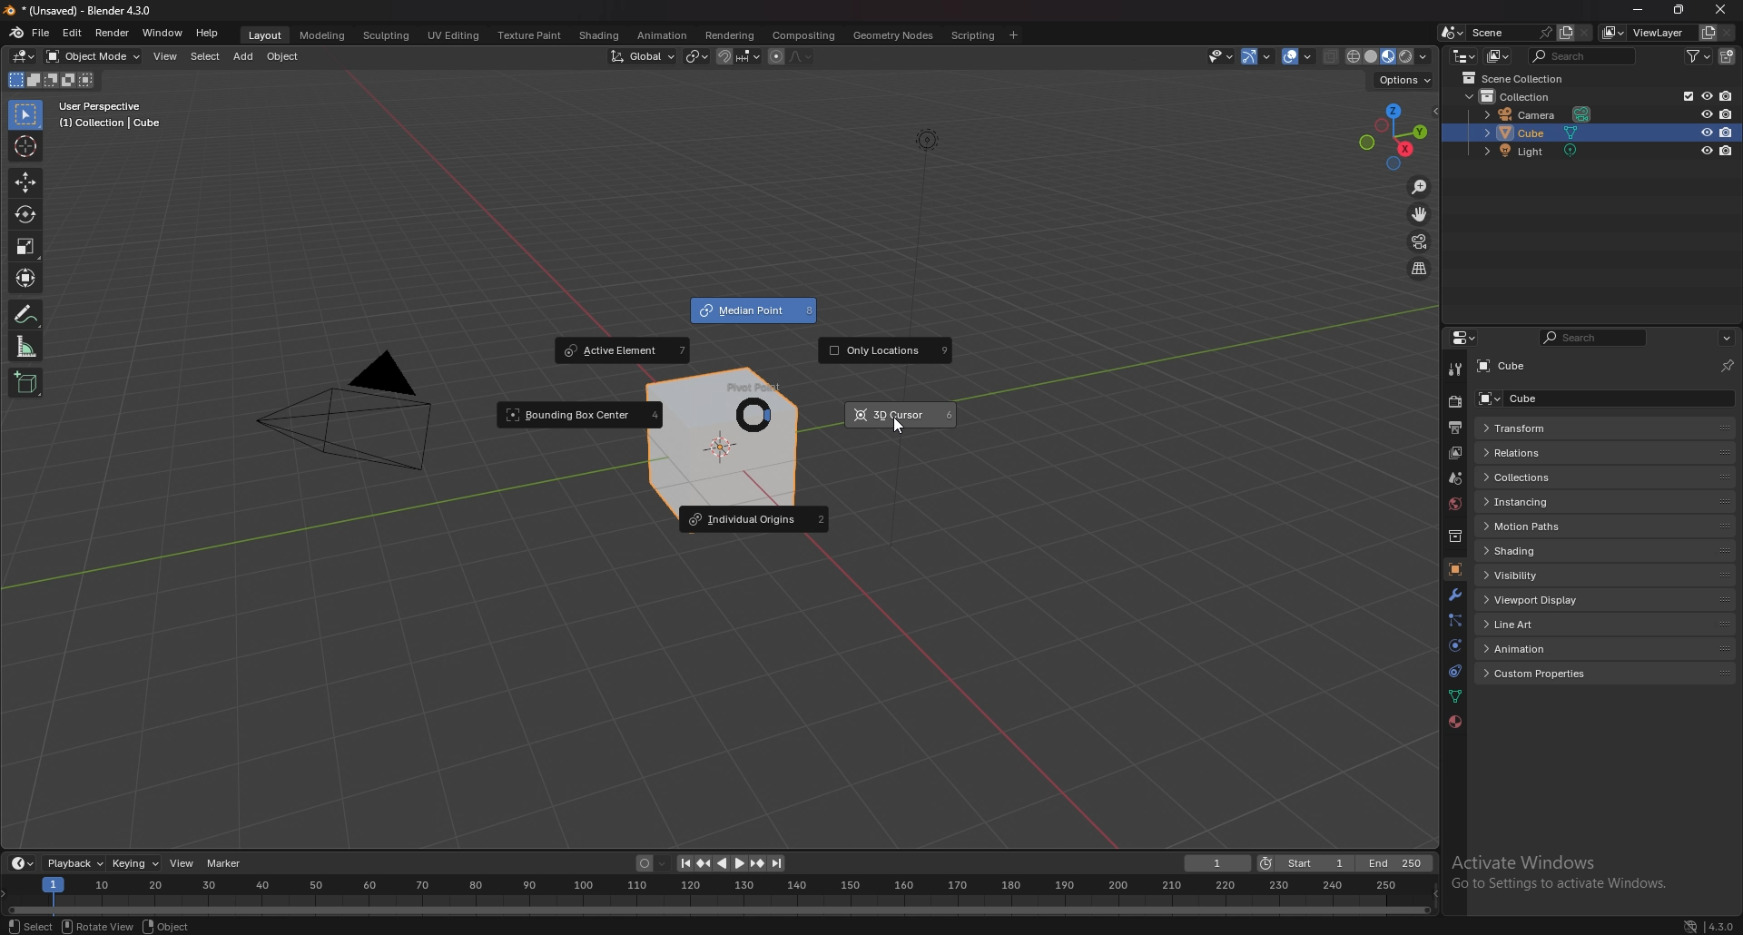  I want to click on hide in viewport, so click(1704, 115).